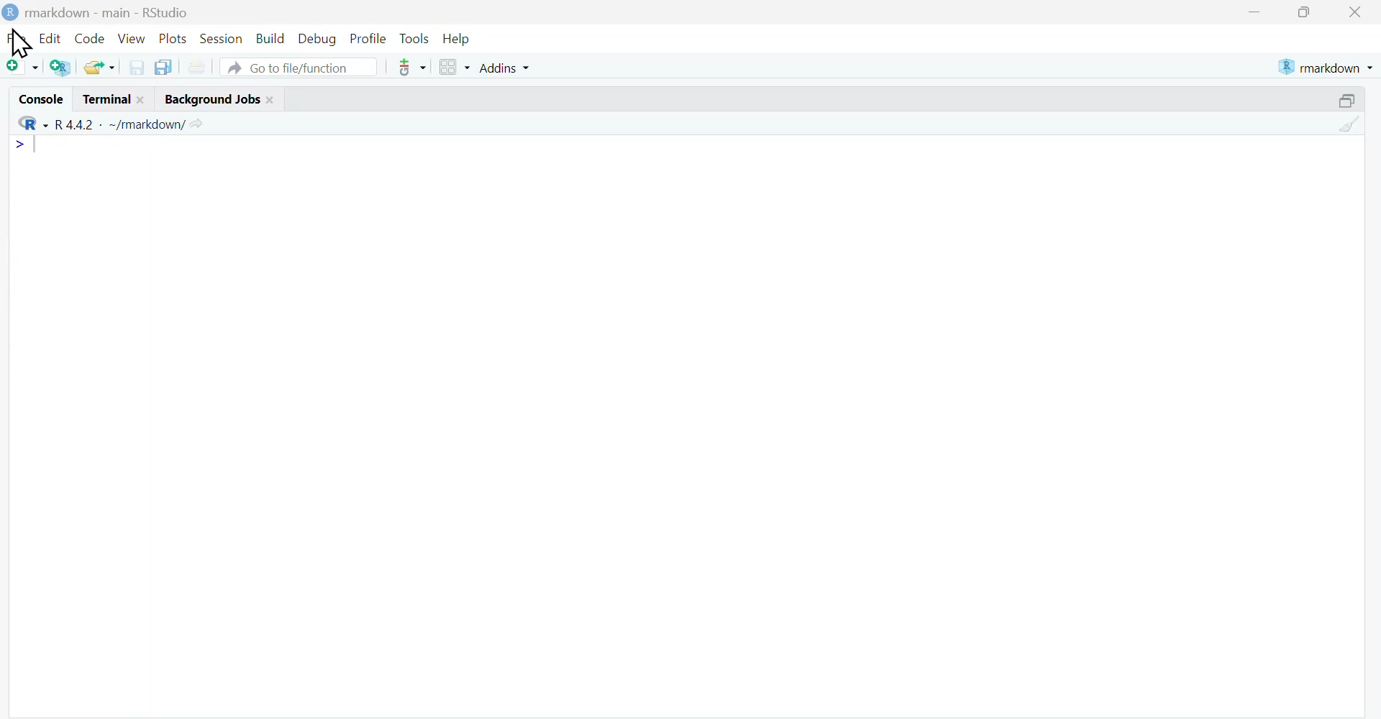  I want to click on Build, so click(270, 39).